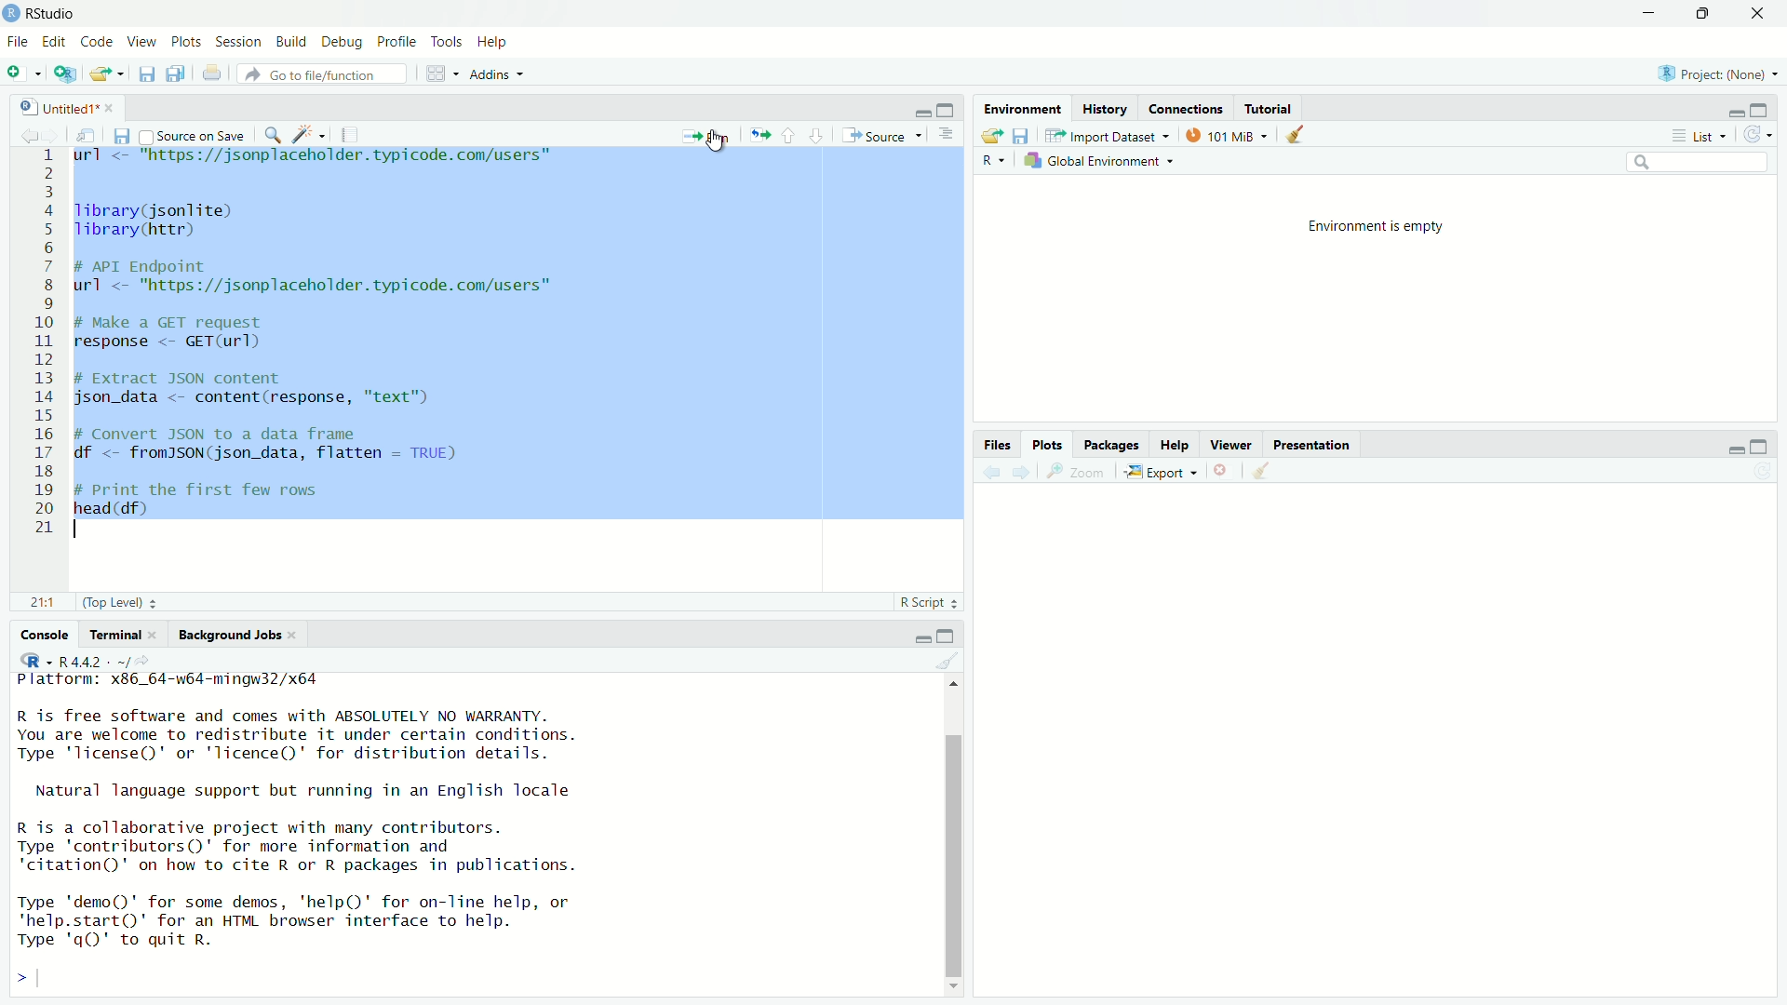 The height and width of the screenshot is (1005, 1787). What do you see at coordinates (947, 111) in the screenshot?
I see `Maximize` at bounding box center [947, 111].